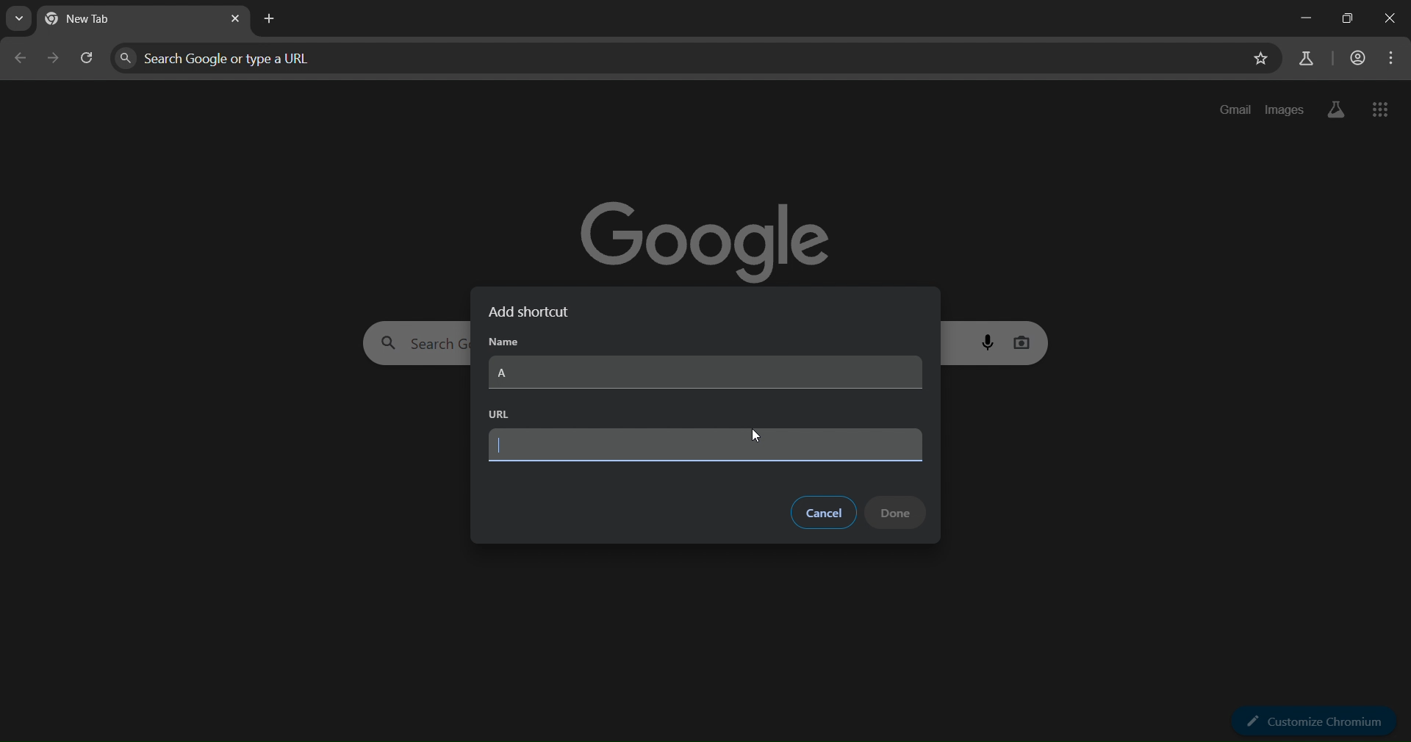 This screenshot has height=742, width=1411. What do you see at coordinates (1392, 58) in the screenshot?
I see `menu` at bounding box center [1392, 58].